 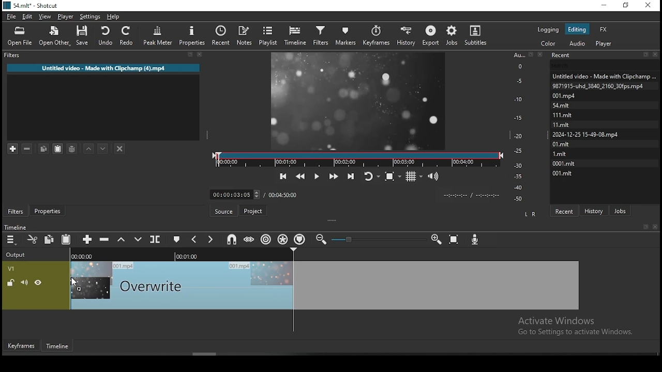 I want to click on edit track time, so click(x=234, y=194).